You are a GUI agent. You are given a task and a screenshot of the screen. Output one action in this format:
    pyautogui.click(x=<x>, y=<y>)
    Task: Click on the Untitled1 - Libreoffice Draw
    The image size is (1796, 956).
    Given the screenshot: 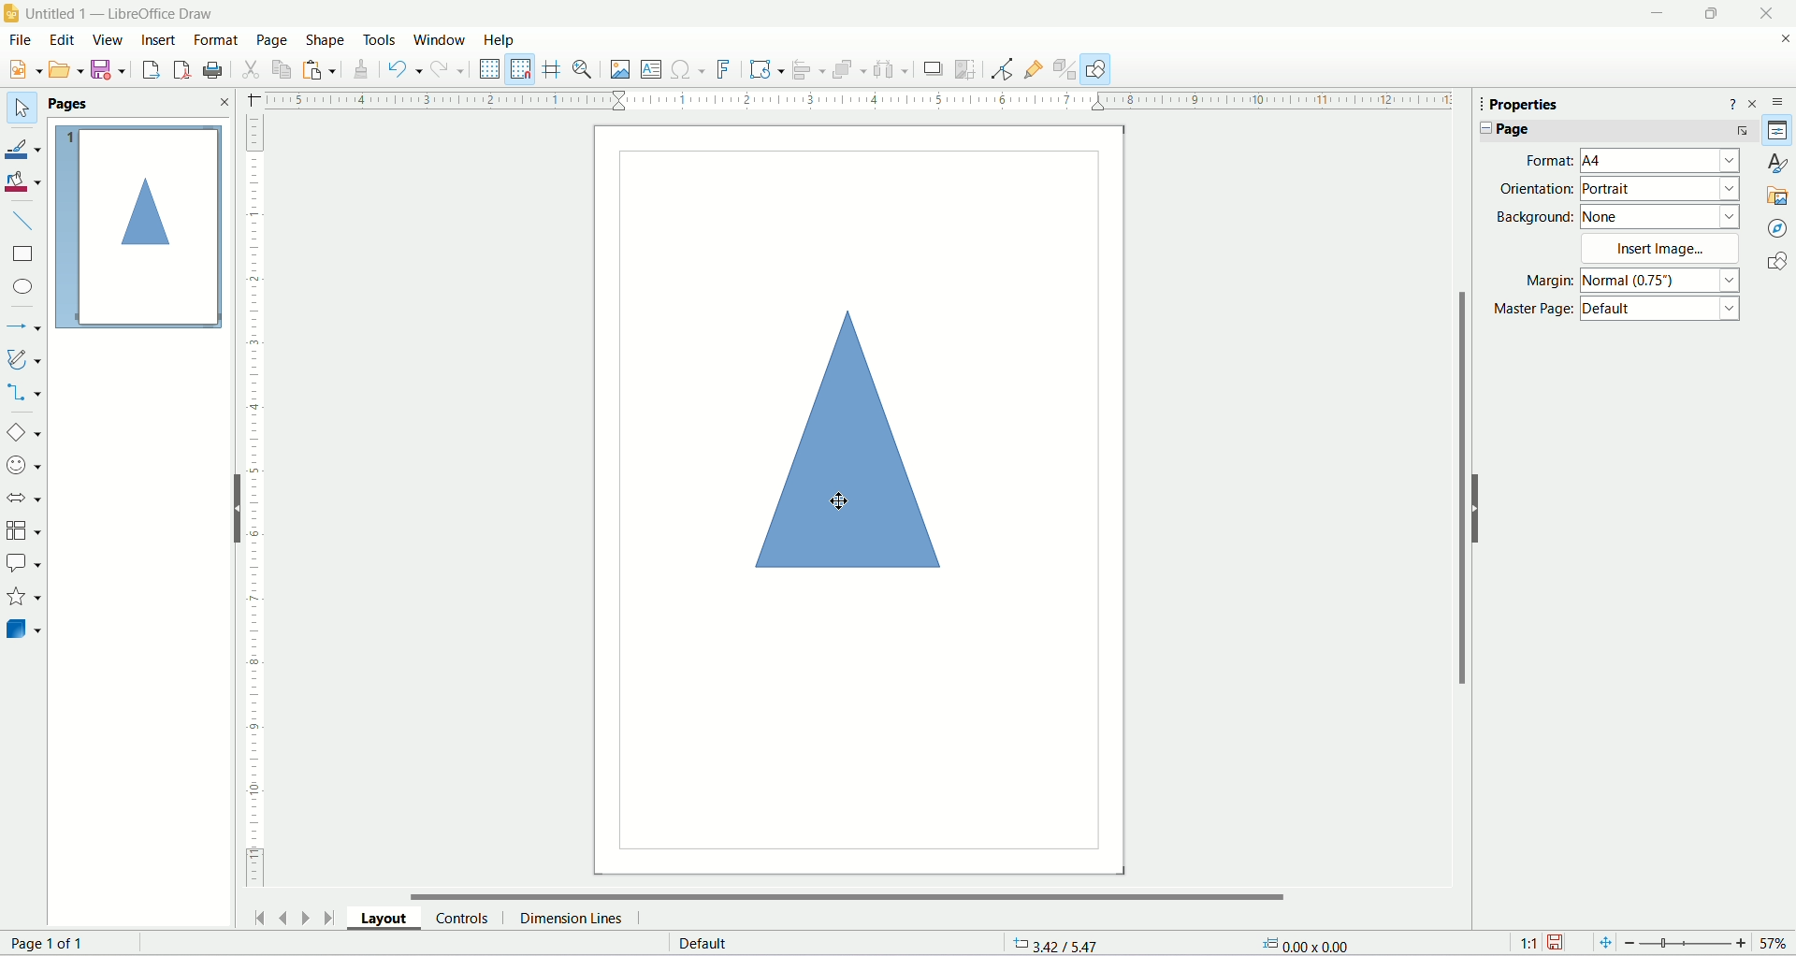 What is the action you would take?
    pyautogui.click(x=121, y=12)
    